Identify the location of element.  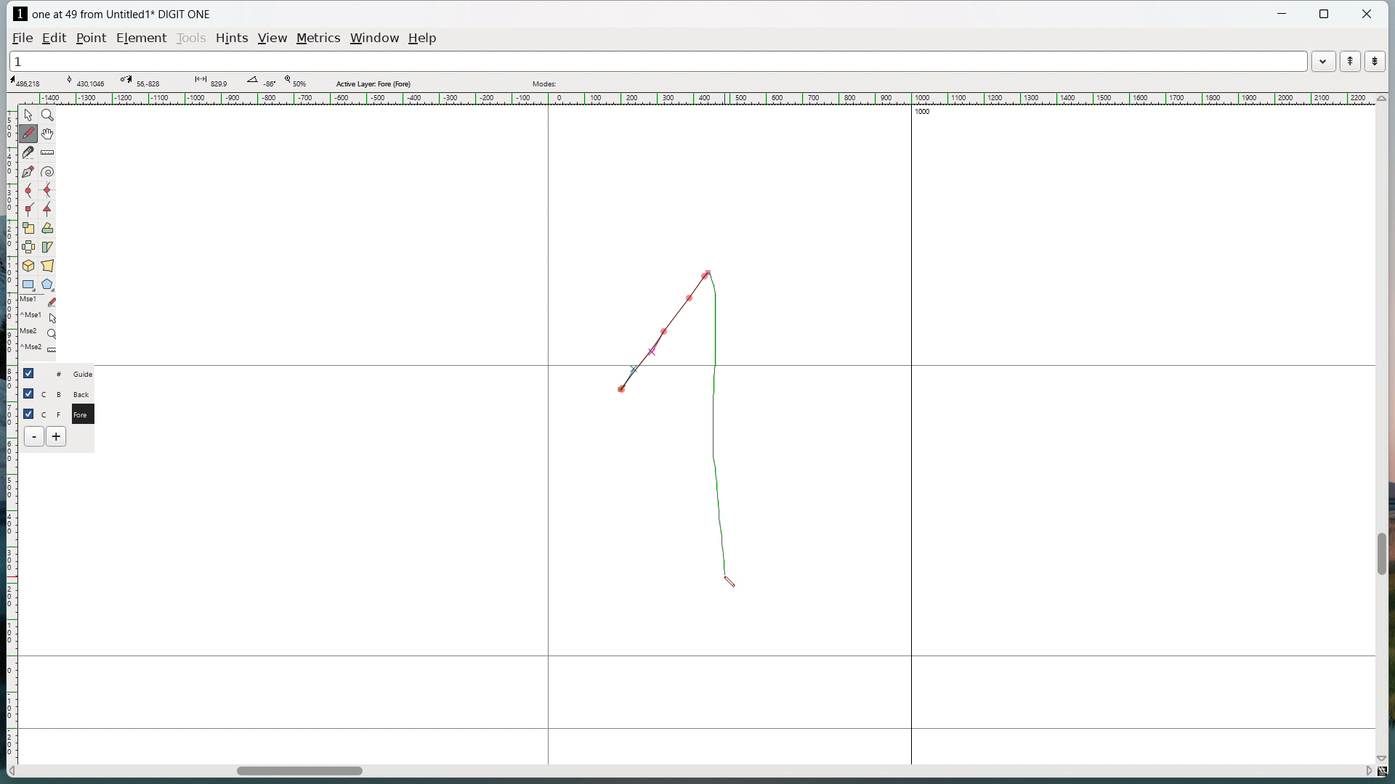
(141, 38).